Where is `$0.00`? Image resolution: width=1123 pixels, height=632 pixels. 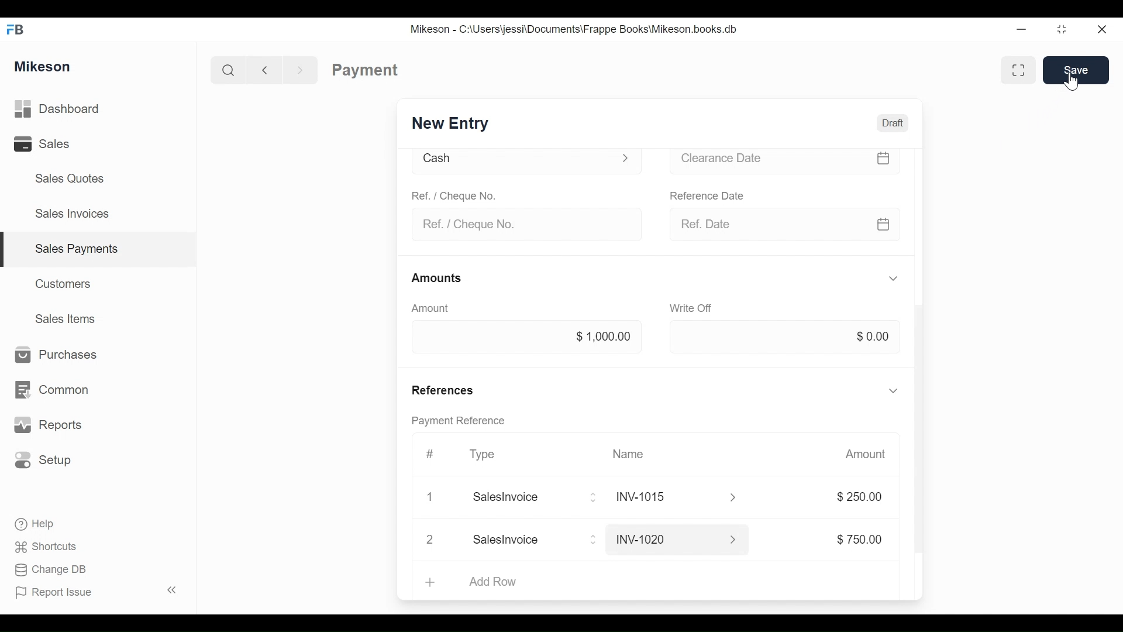 $0.00 is located at coordinates (876, 336).